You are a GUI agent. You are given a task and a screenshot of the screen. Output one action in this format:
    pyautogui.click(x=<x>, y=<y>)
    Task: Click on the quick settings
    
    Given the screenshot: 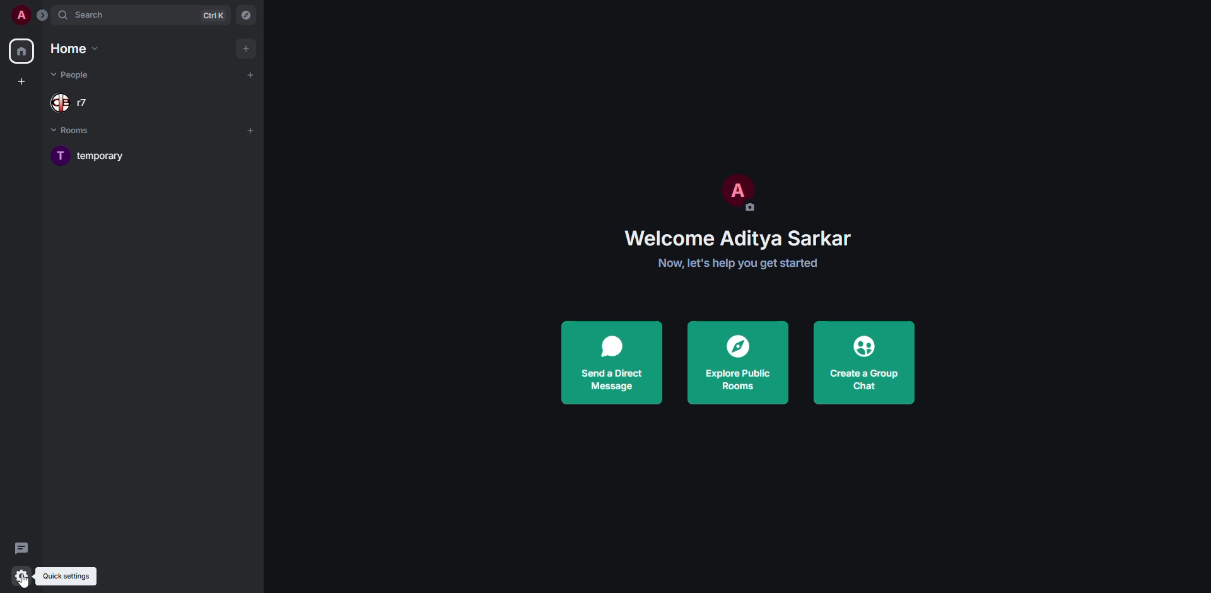 What is the action you would take?
    pyautogui.click(x=21, y=575)
    